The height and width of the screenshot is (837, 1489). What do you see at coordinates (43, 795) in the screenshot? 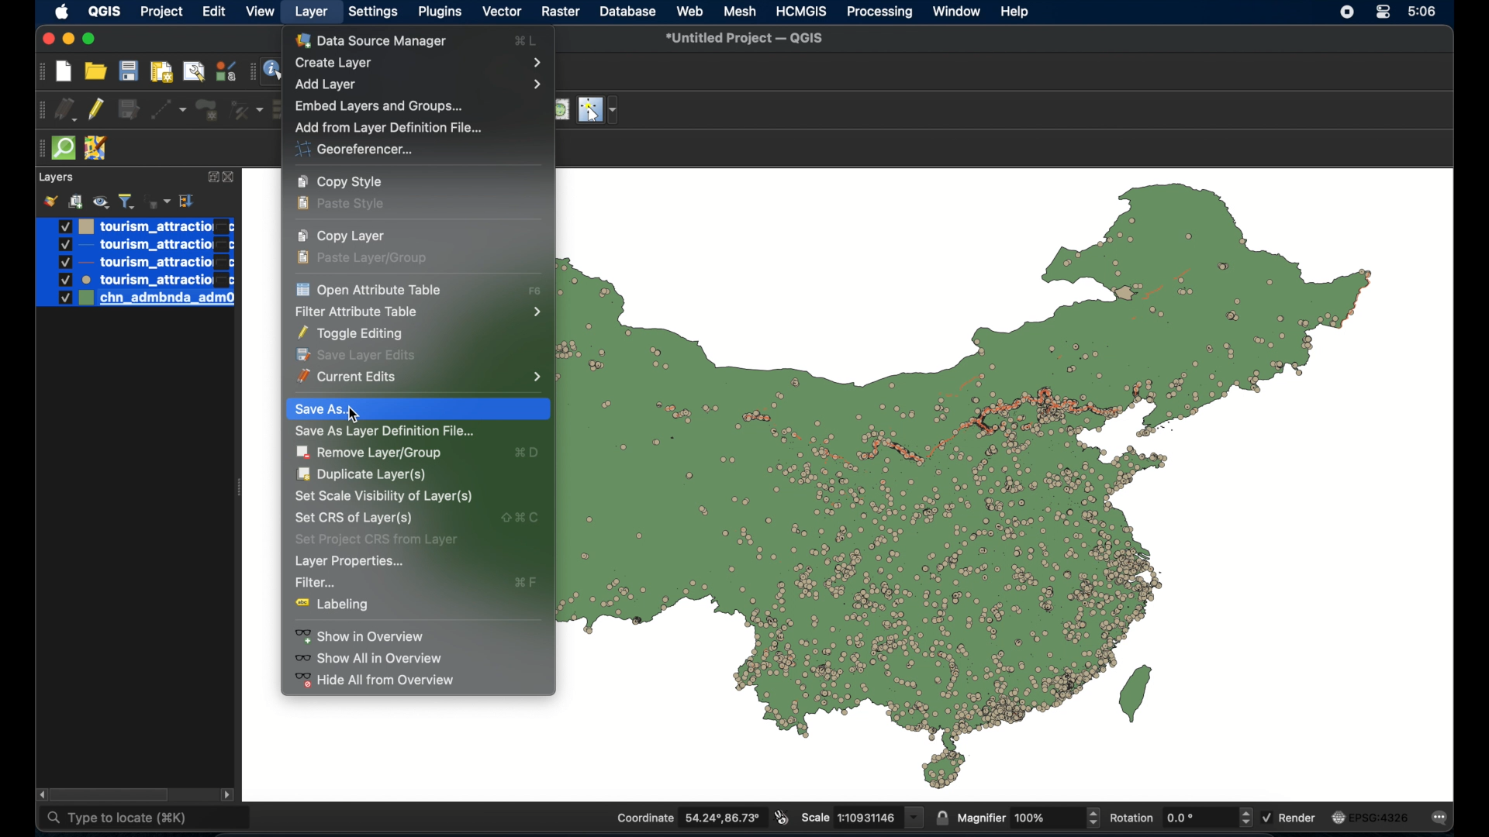
I see `scroll left arrow` at bounding box center [43, 795].